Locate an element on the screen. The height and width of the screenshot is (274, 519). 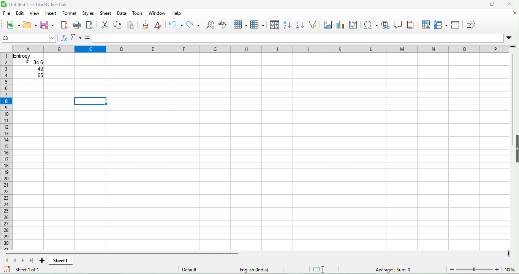
edit is located at coordinates (21, 14).